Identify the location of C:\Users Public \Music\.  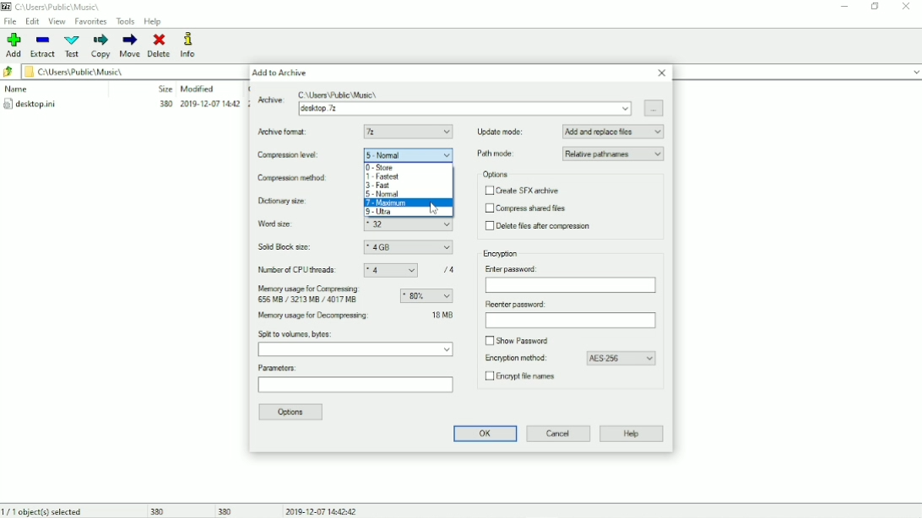
(339, 94).